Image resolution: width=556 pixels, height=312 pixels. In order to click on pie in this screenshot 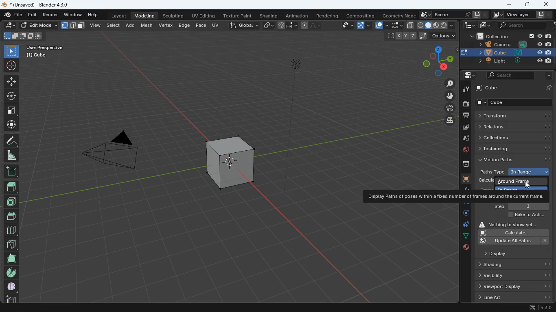, I will do `click(11, 272)`.